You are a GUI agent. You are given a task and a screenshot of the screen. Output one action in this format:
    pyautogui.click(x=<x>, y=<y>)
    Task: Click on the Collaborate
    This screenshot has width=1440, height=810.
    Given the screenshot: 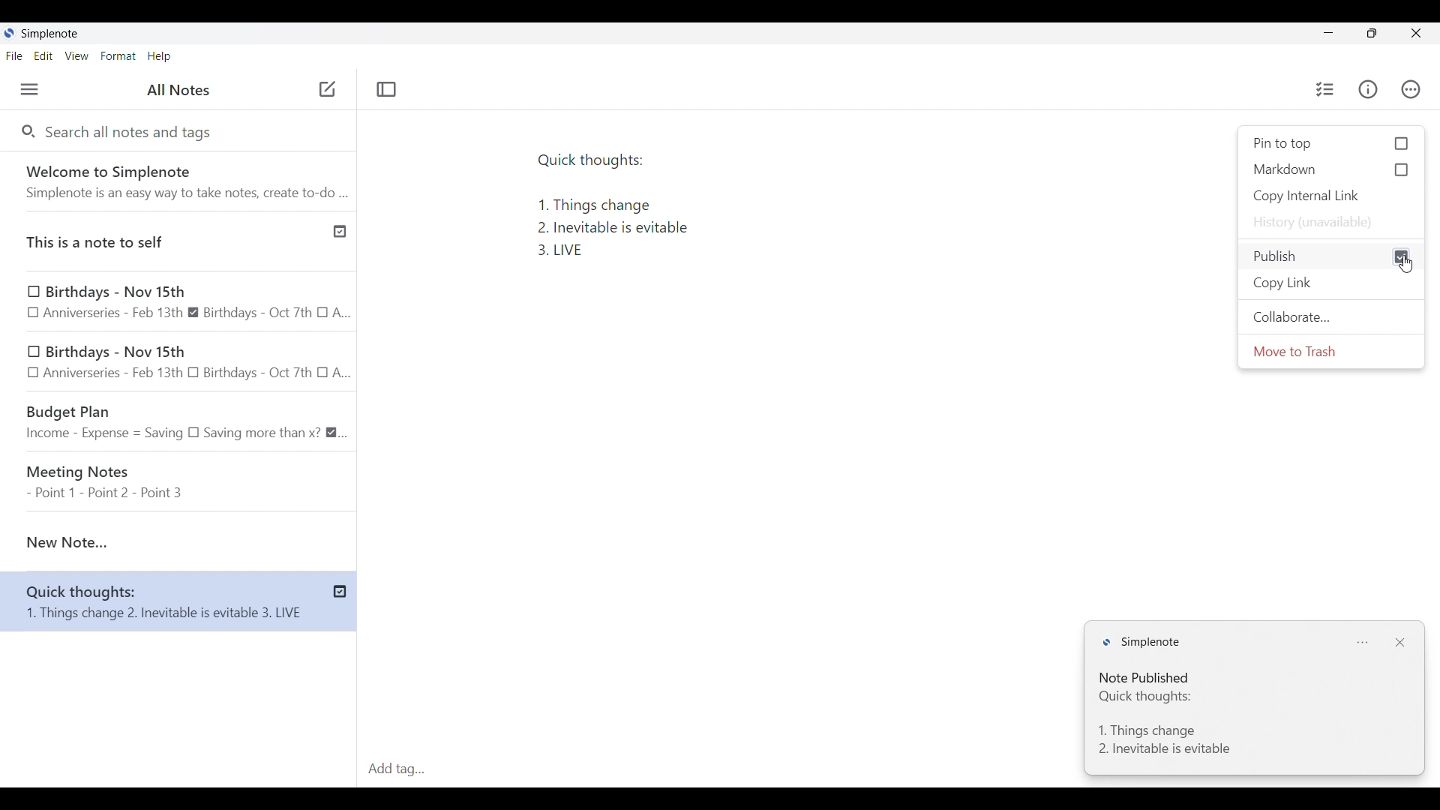 What is the action you would take?
    pyautogui.click(x=1331, y=317)
    